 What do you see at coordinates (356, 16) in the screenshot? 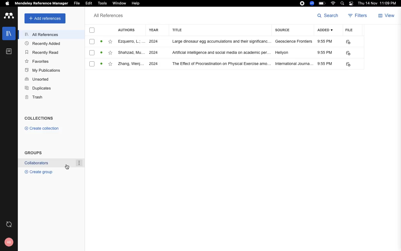
I see `filters` at bounding box center [356, 16].